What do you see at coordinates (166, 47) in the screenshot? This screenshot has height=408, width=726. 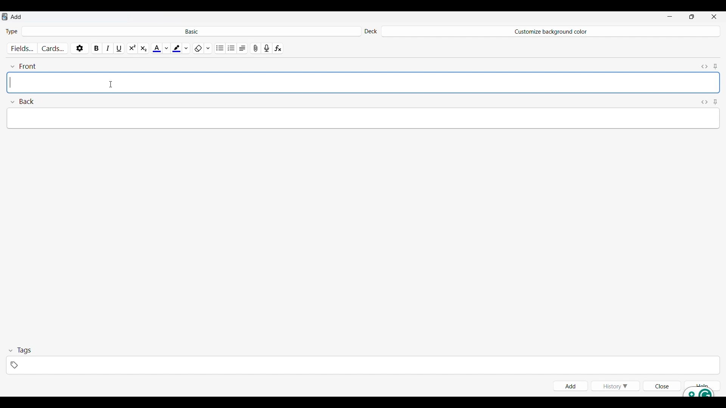 I see `Text color options` at bounding box center [166, 47].